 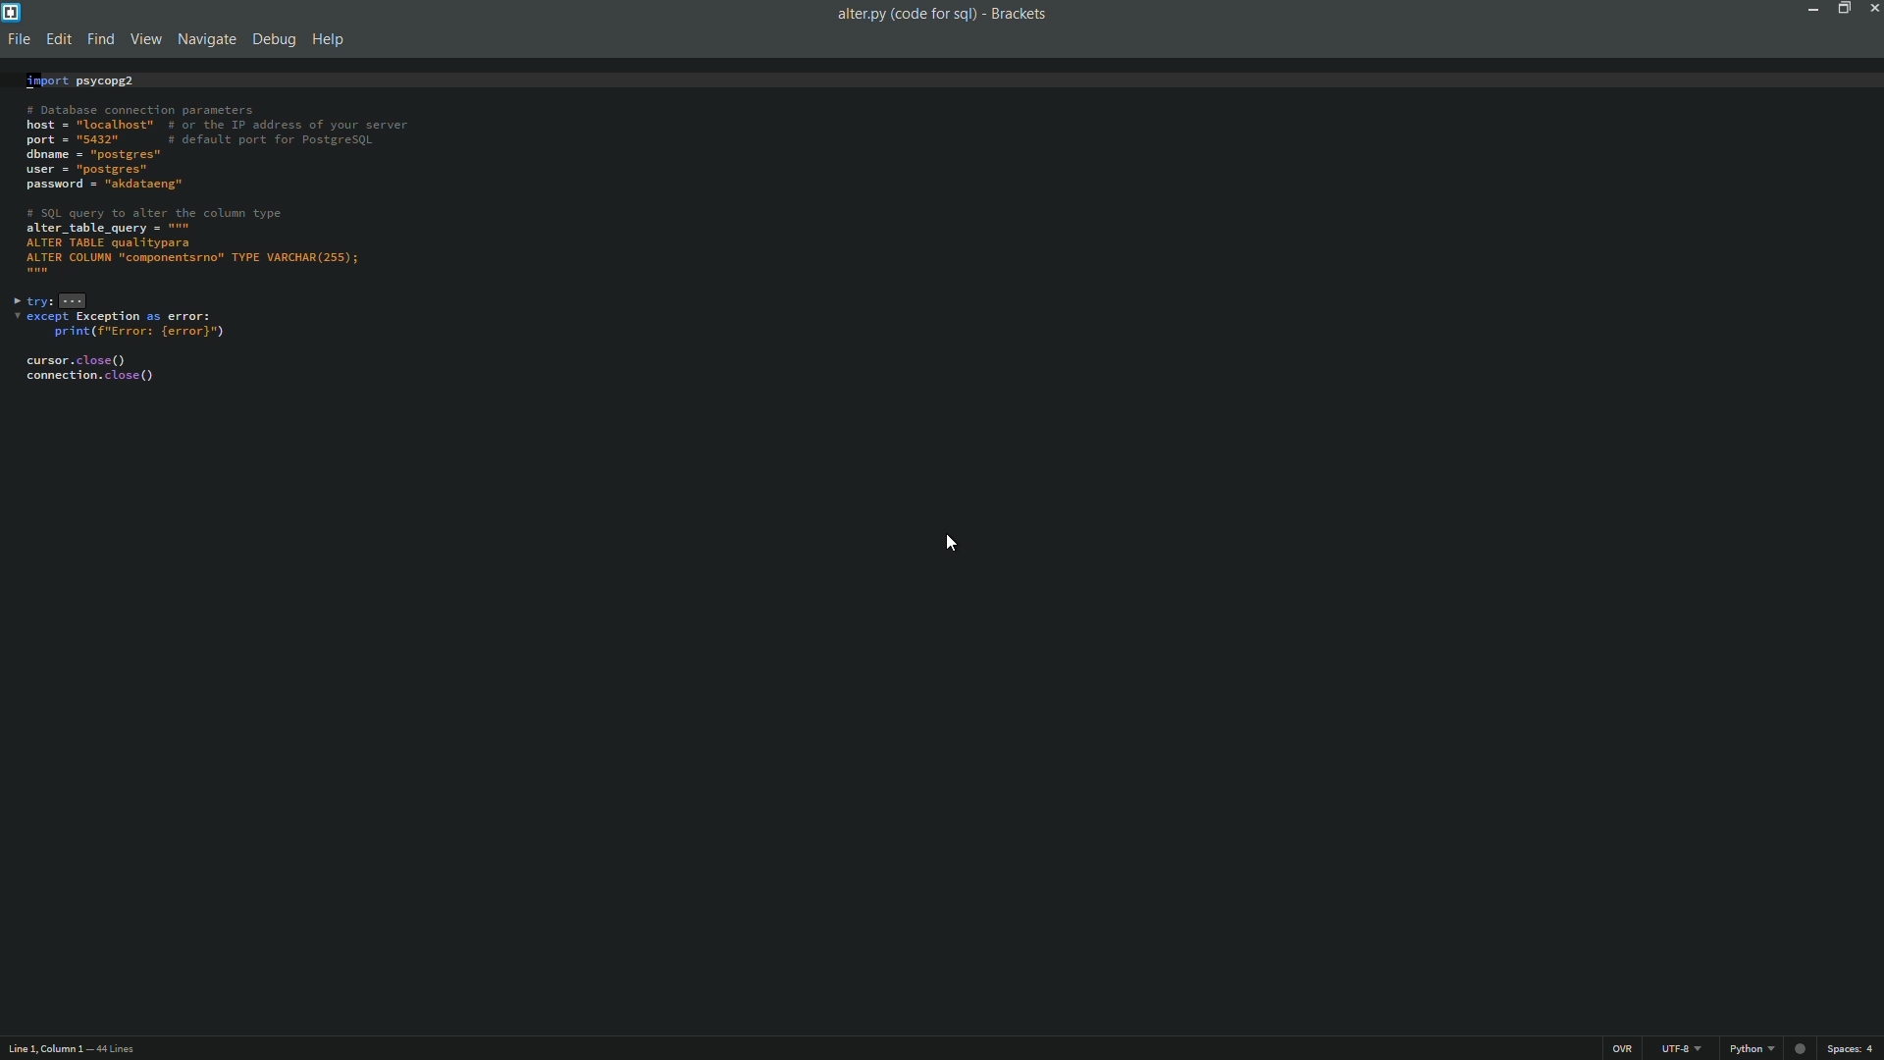 I want to click on edit menu, so click(x=58, y=40).